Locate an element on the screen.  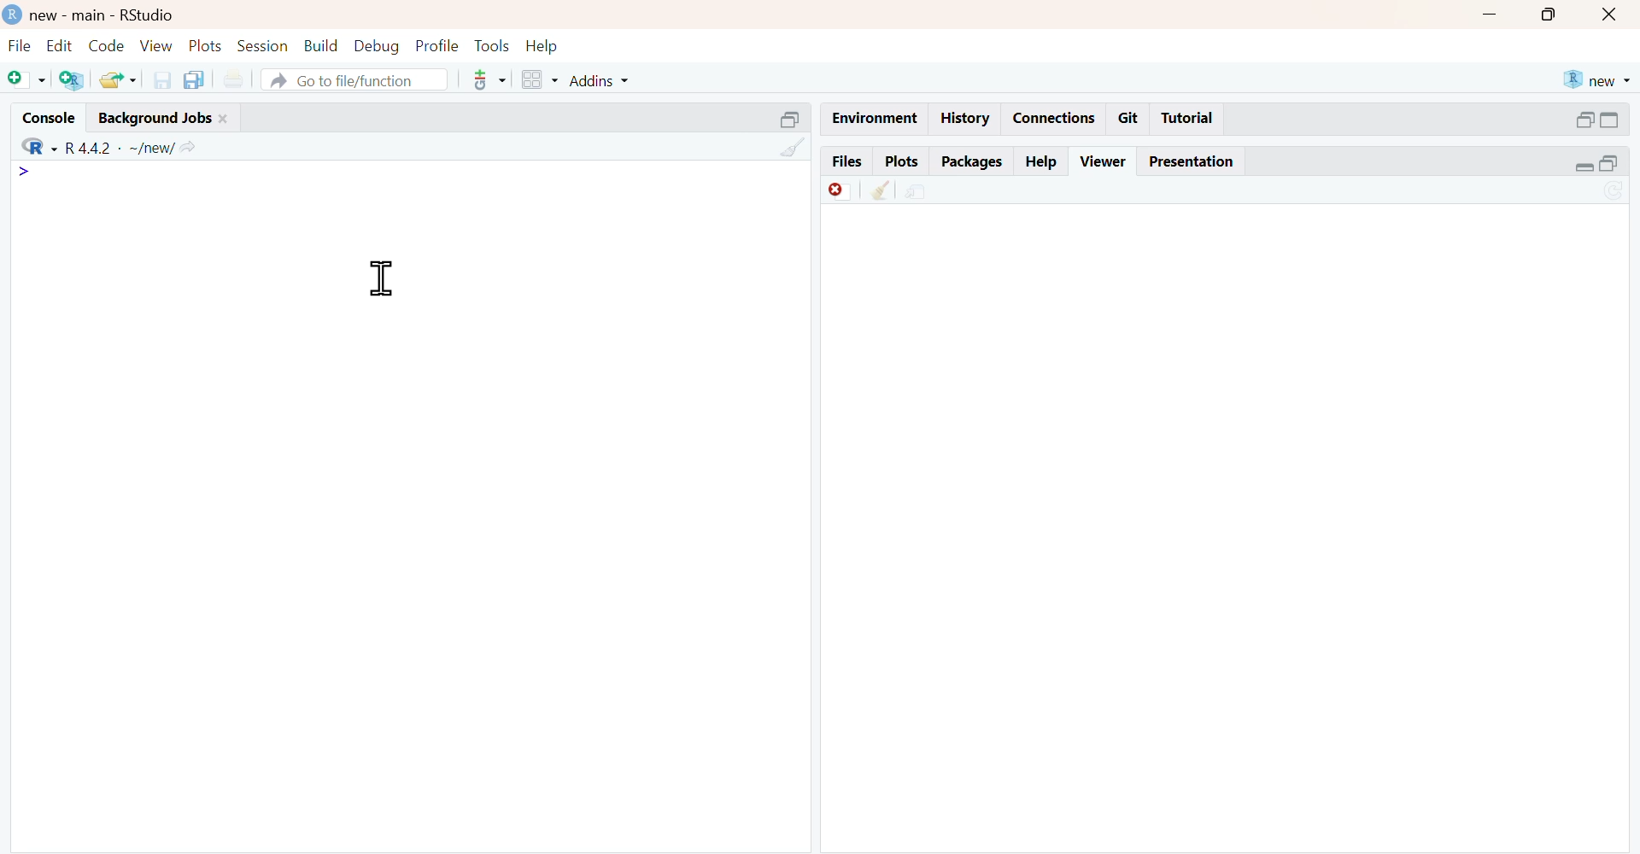
share icon is located at coordinates (190, 149).